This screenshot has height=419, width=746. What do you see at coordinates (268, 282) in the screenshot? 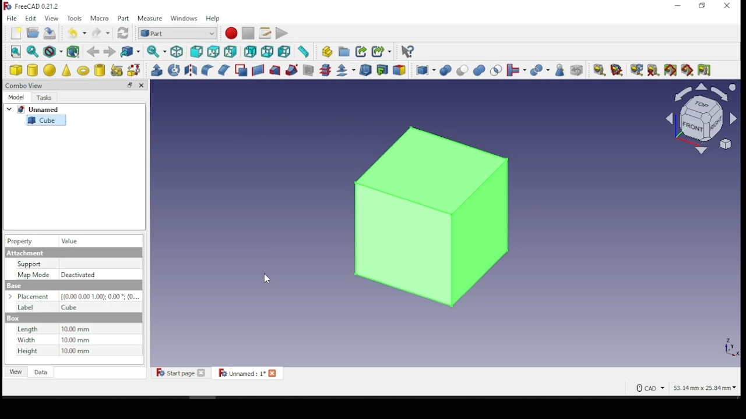
I see `mouse pointer` at bounding box center [268, 282].